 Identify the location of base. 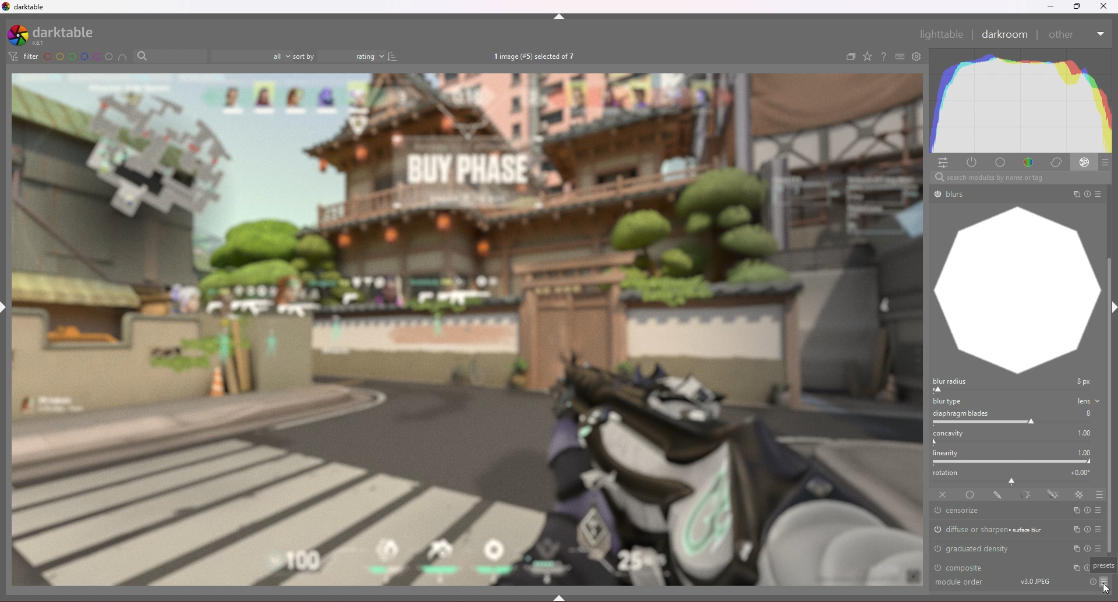
(1002, 162).